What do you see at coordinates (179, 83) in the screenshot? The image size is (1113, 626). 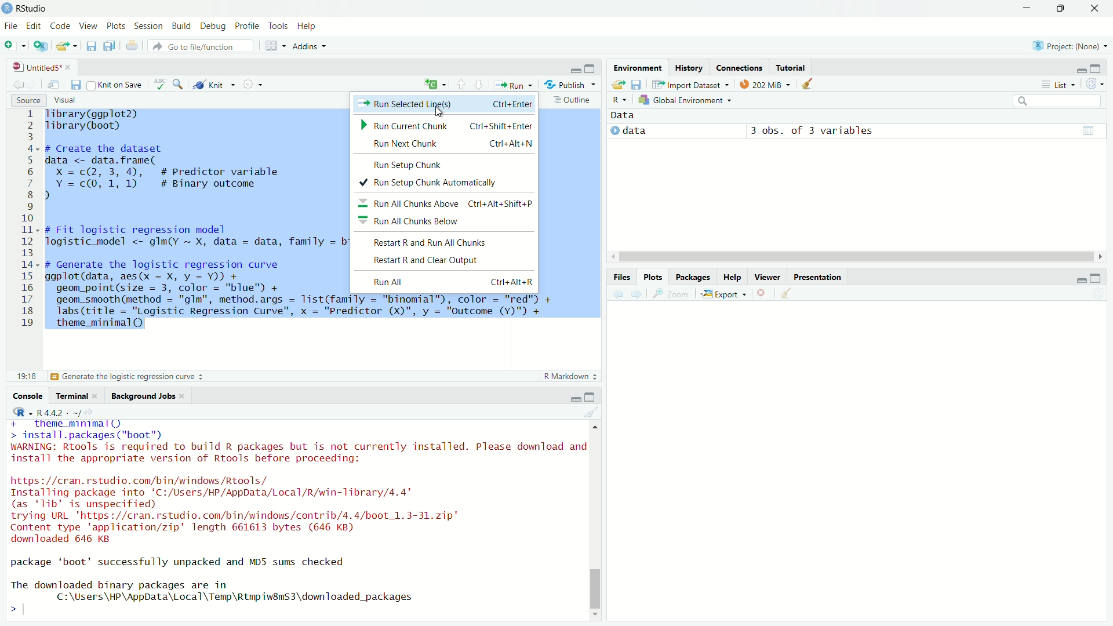 I see `Find/Replace` at bounding box center [179, 83].